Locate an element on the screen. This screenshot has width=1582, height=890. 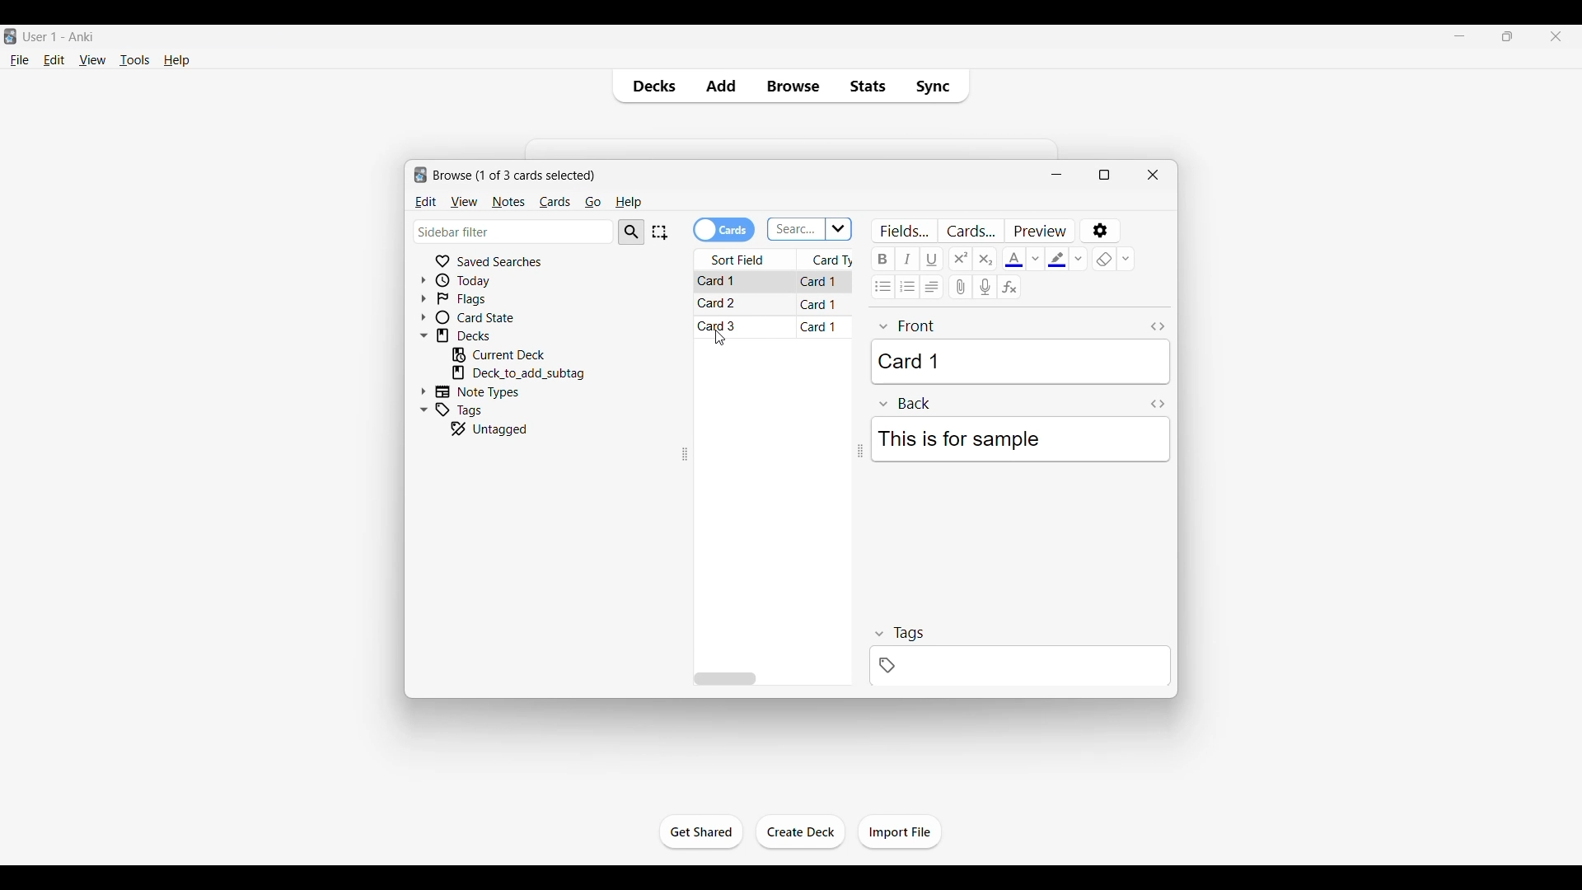
Remove formatting options is located at coordinates (1126, 259).